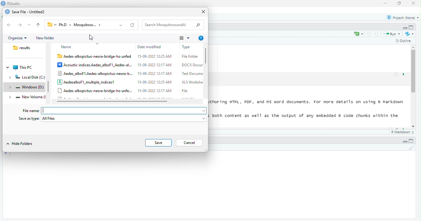 The image size is (421, 221). I want to click on Project: (None), so click(403, 18).